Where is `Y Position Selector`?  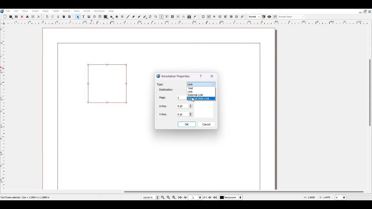
Y Position Selector is located at coordinates (176, 114).